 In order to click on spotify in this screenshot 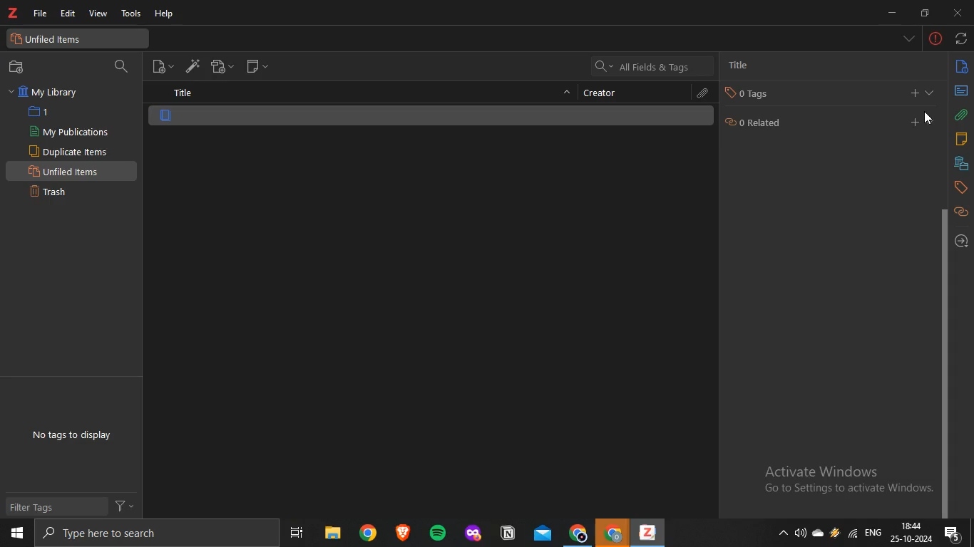, I will do `click(438, 531)`.